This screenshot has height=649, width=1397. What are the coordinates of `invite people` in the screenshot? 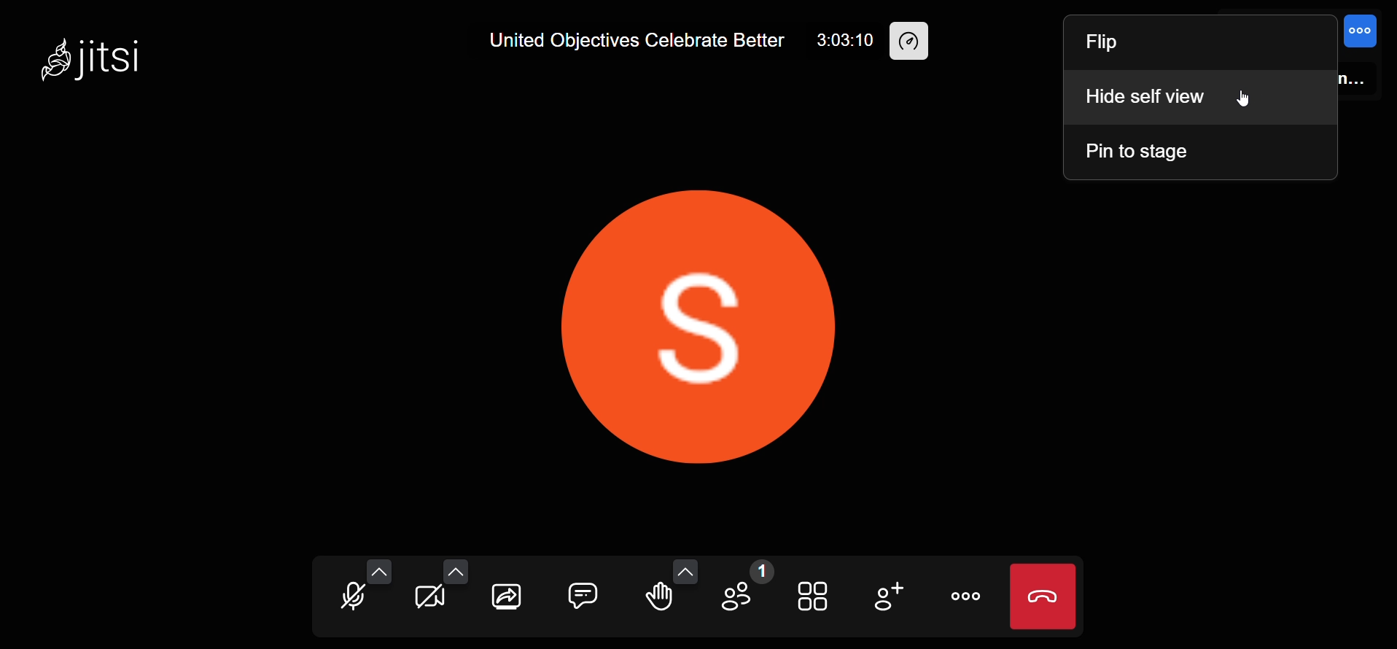 It's located at (889, 596).